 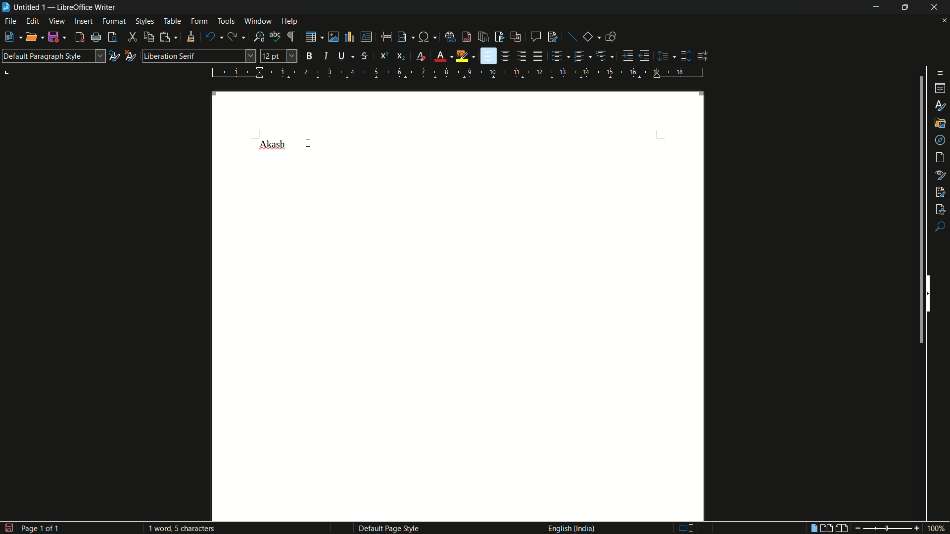 What do you see at coordinates (190, 37) in the screenshot?
I see `clone formatting` at bounding box center [190, 37].